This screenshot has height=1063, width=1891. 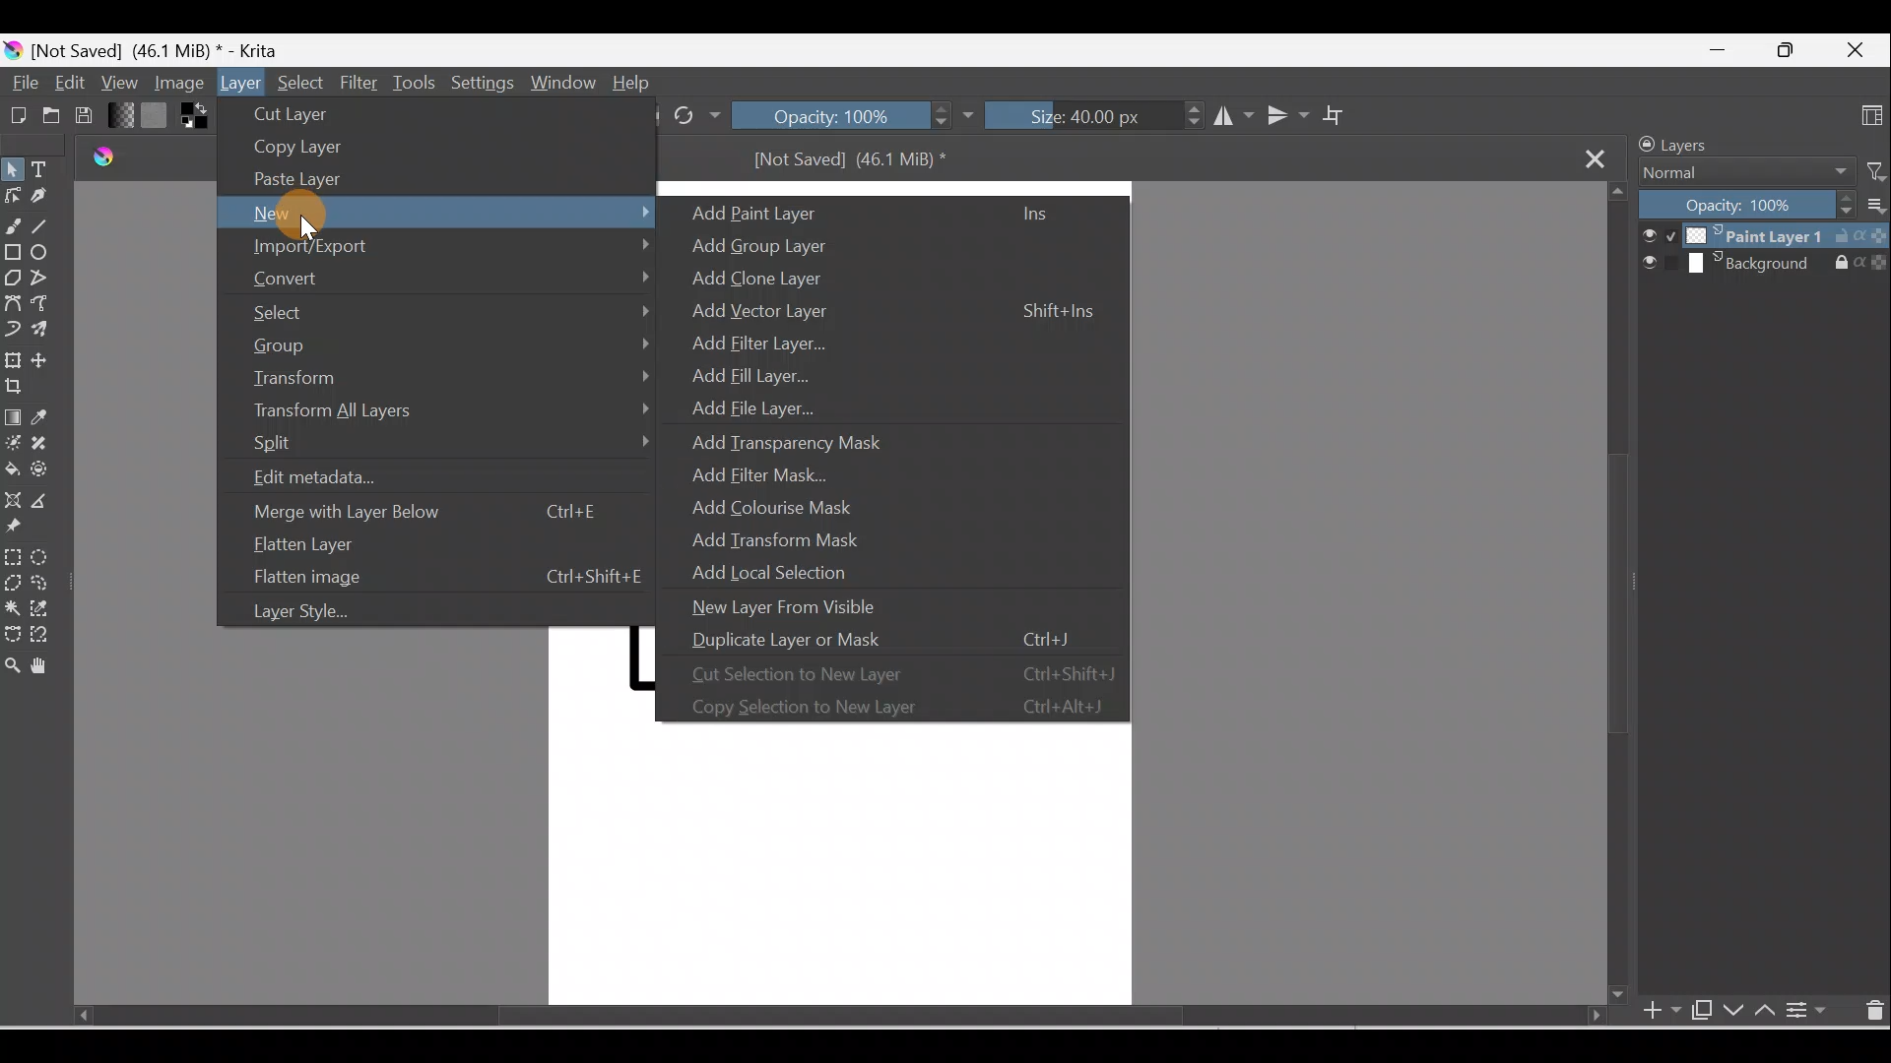 What do you see at coordinates (883, 314) in the screenshot?
I see `Add vector layer  Shift+Ins` at bounding box center [883, 314].